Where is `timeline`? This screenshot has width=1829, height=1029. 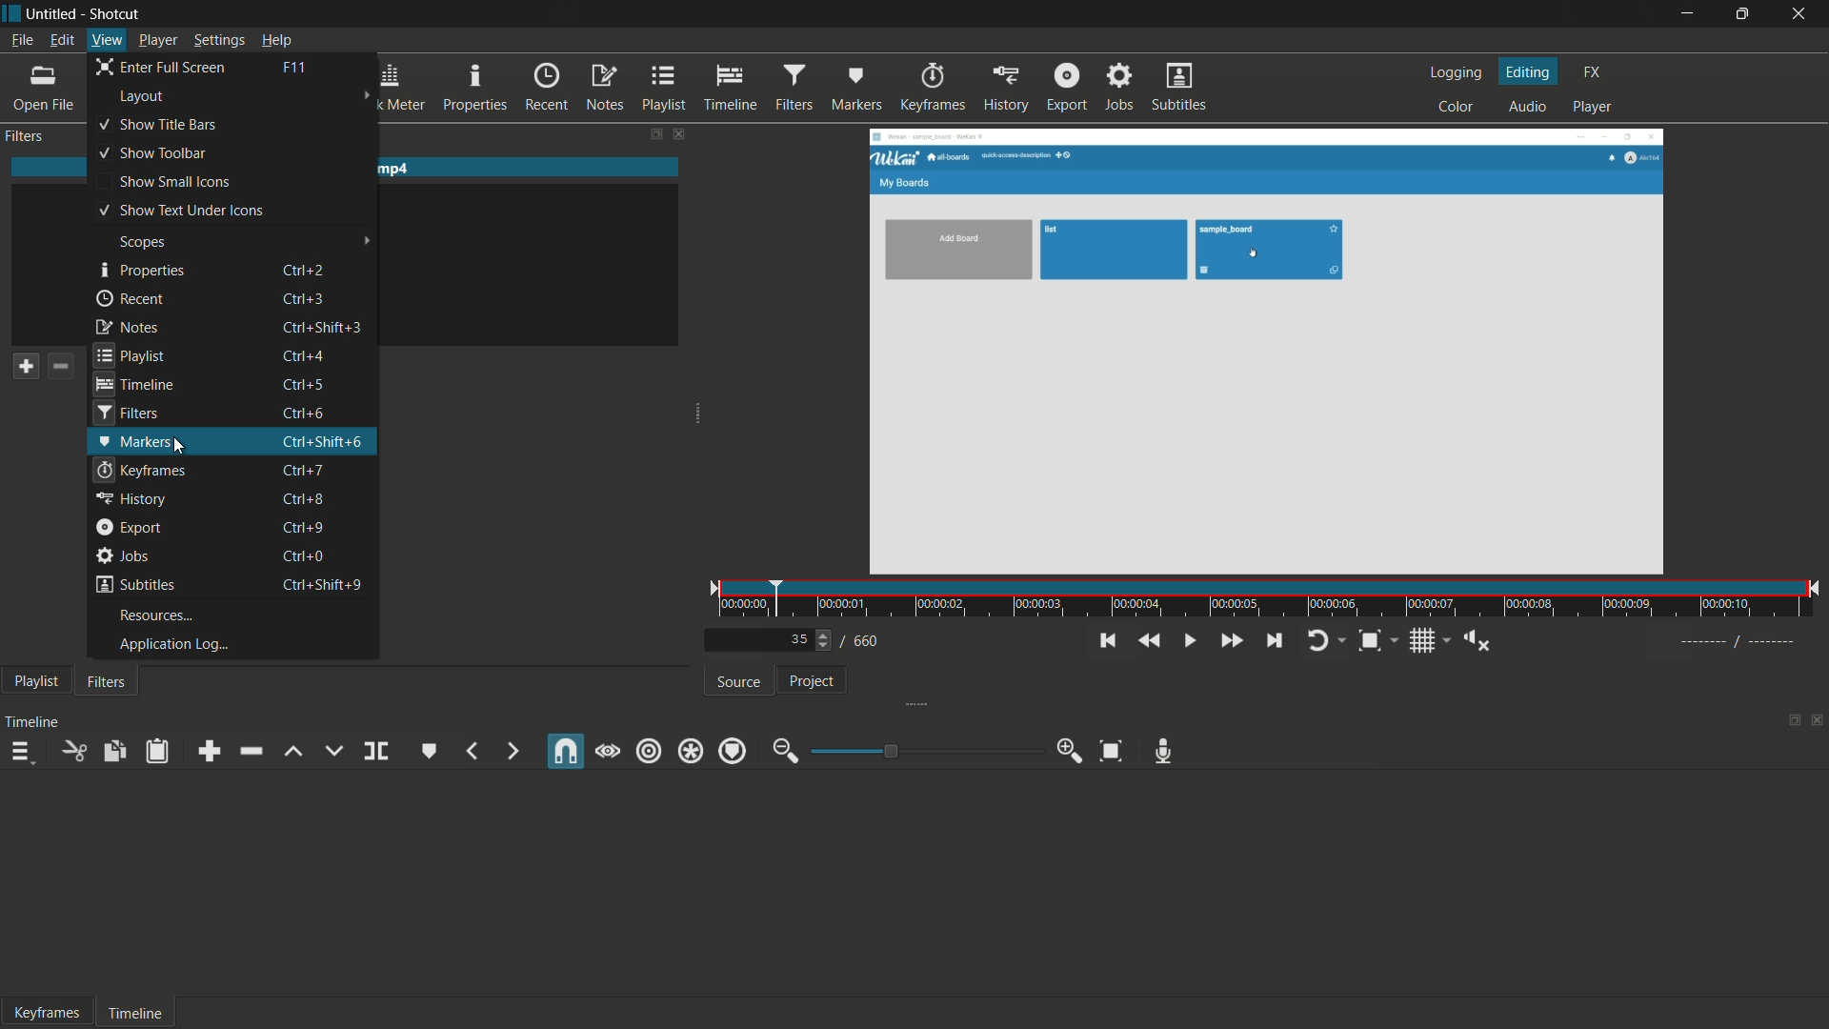
timeline is located at coordinates (35, 722).